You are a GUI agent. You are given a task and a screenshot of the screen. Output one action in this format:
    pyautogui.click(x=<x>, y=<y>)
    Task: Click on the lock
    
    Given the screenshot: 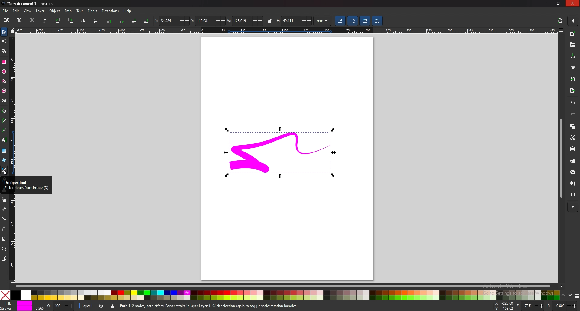 What is the action you would take?
    pyautogui.click(x=113, y=306)
    